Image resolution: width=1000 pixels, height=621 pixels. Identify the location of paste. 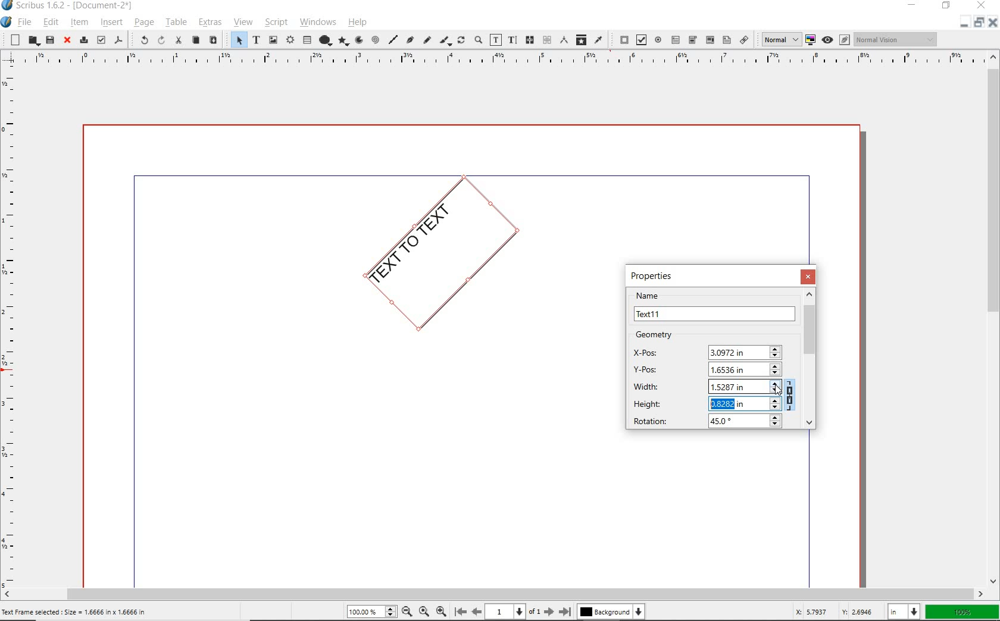
(213, 40).